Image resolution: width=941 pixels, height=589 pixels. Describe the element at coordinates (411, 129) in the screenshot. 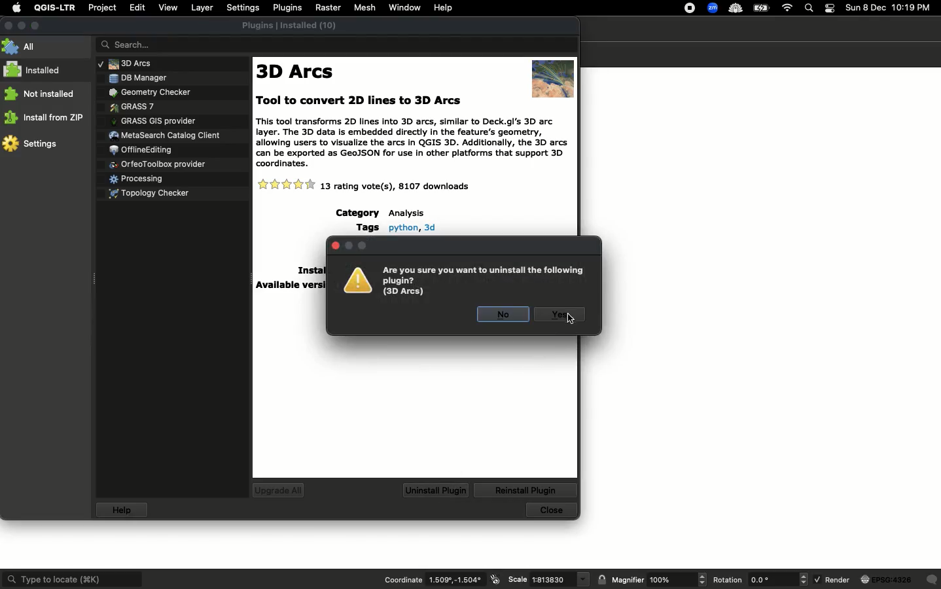

I see `Text` at that location.